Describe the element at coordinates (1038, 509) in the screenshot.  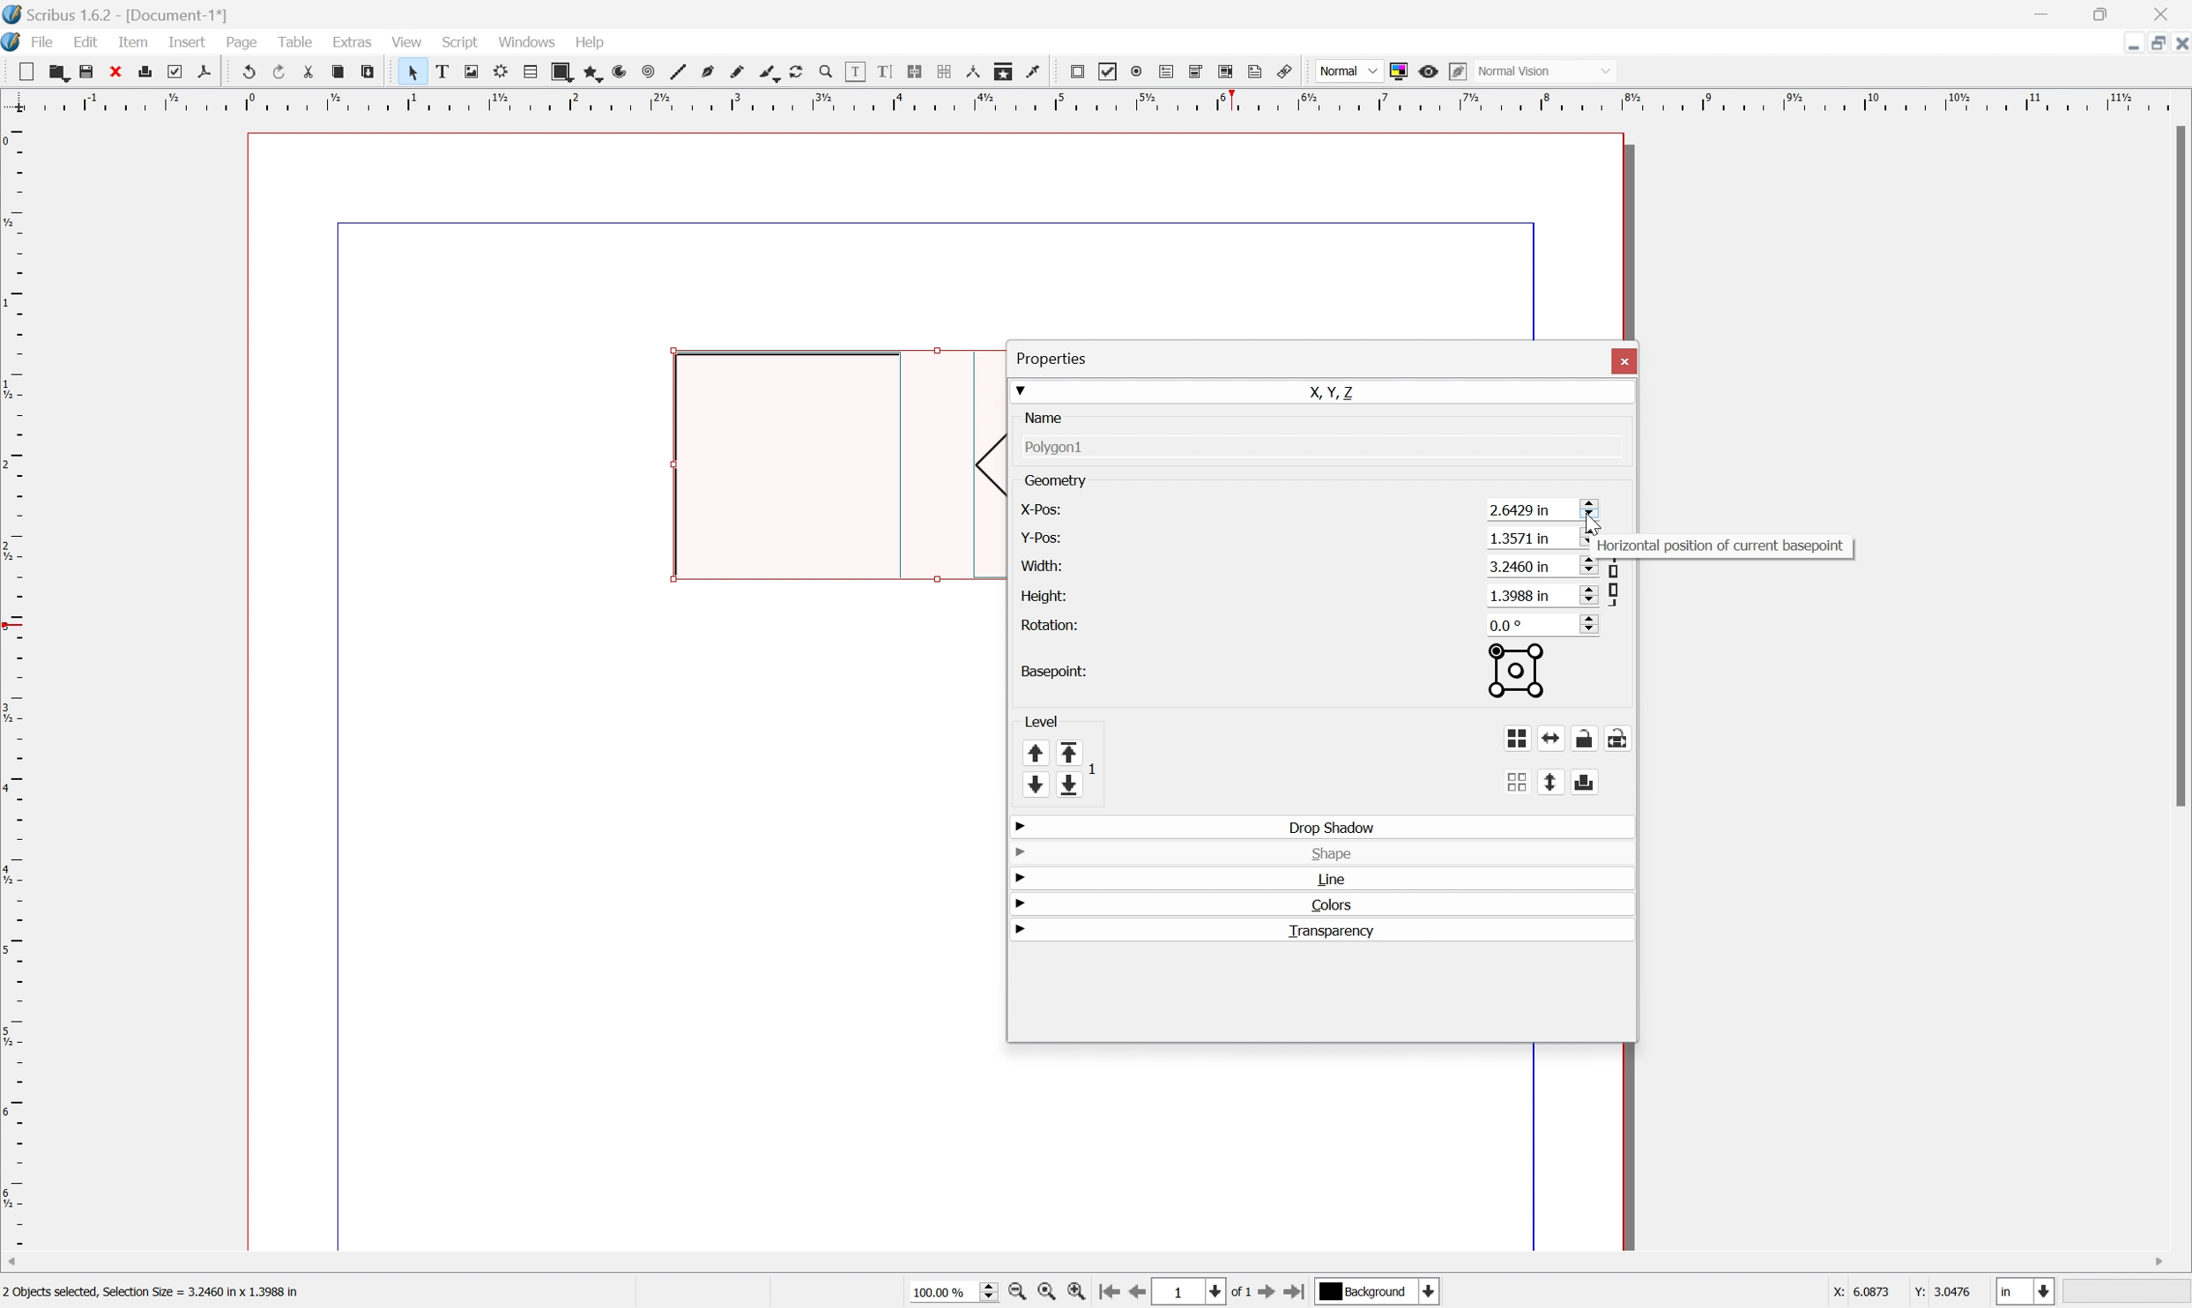
I see `x-pos` at that location.